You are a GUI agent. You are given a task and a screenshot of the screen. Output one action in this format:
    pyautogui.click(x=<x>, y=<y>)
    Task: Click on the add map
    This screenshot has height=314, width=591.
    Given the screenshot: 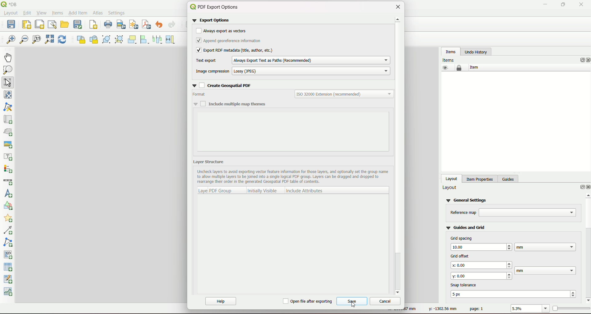 What is the action you would take?
    pyautogui.click(x=8, y=120)
    